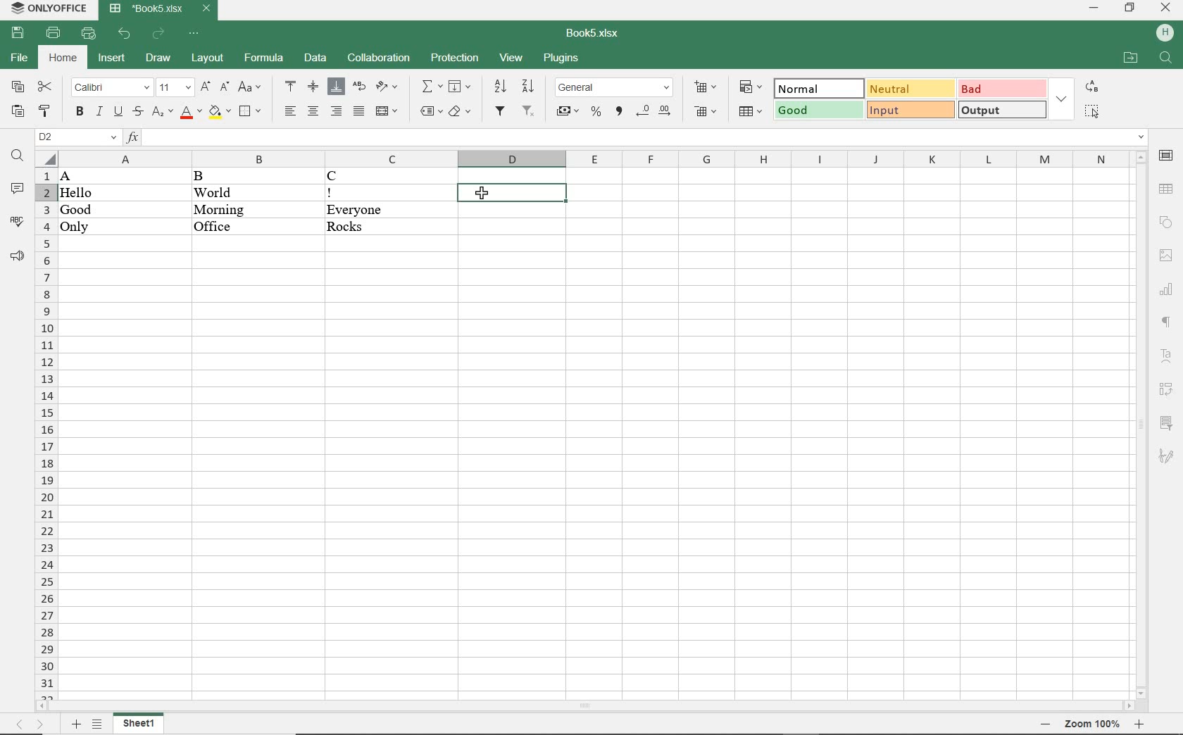 The height and width of the screenshot is (735, 1183). I want to click on FILL COLOR, so click(220, 112).